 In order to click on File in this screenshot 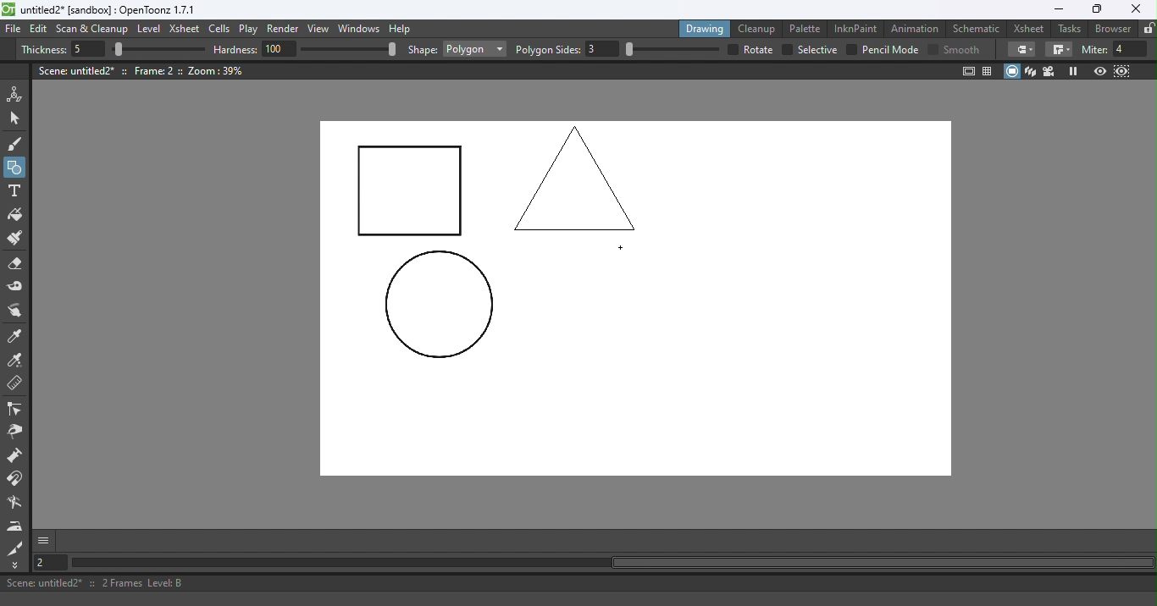, I will do `click(14, 30)`.